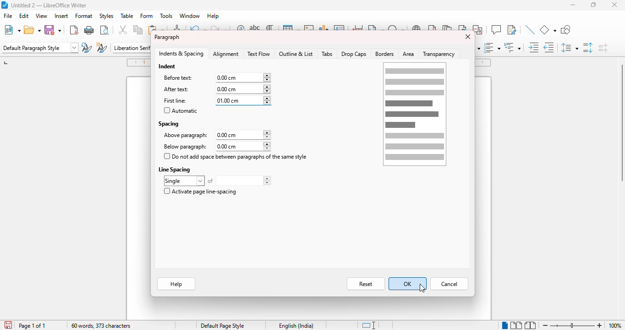  What do you see at coordinates (385, 54) in the screenshot?
I see `borders` at bounding box center [385, 54].